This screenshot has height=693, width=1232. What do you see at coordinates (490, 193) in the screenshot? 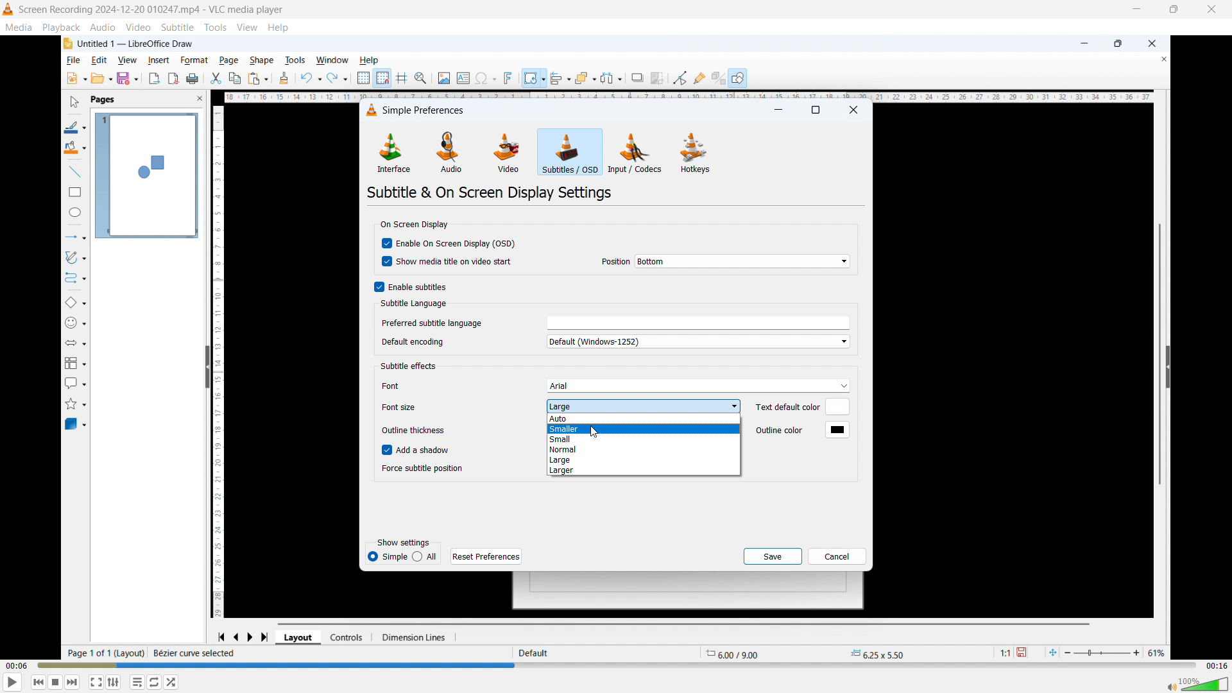
I see `Subtitle and on screen display settings ` at bounding box center [490, 193].